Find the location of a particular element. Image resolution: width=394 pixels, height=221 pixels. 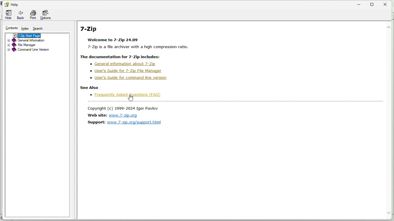

user's guide for command line version is located at coordinates (130, 78).